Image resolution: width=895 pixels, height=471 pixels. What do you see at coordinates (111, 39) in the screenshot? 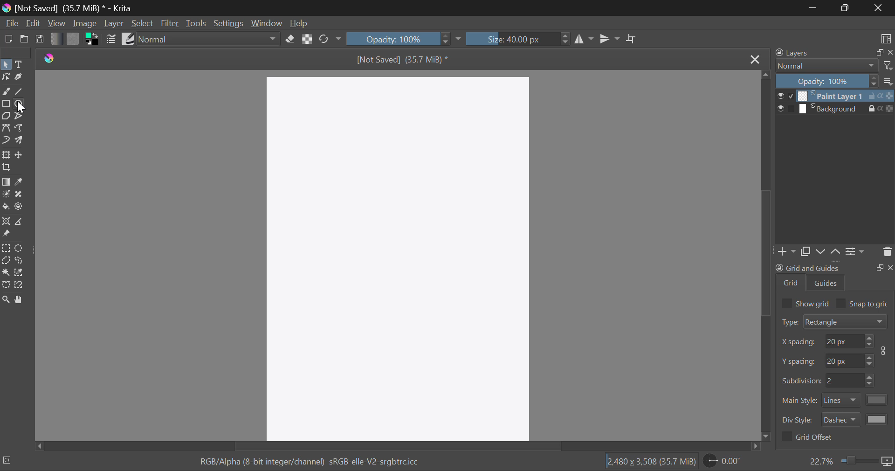
I see `Brush Settings` at bounding box center [111, 39].